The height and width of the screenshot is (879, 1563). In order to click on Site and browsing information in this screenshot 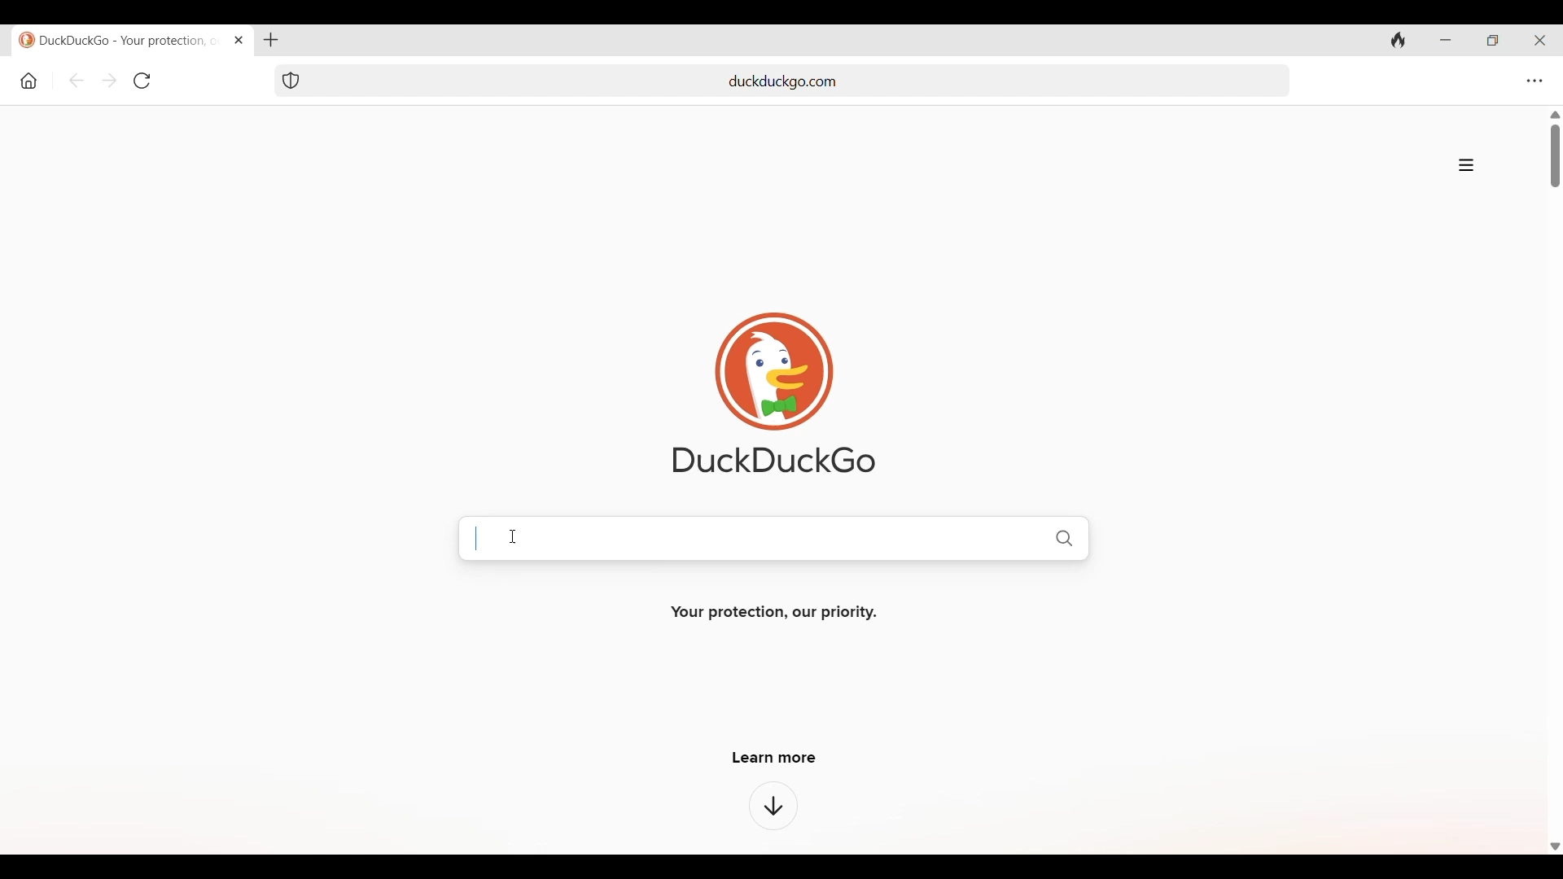, I will do `click(1466, 165)`.